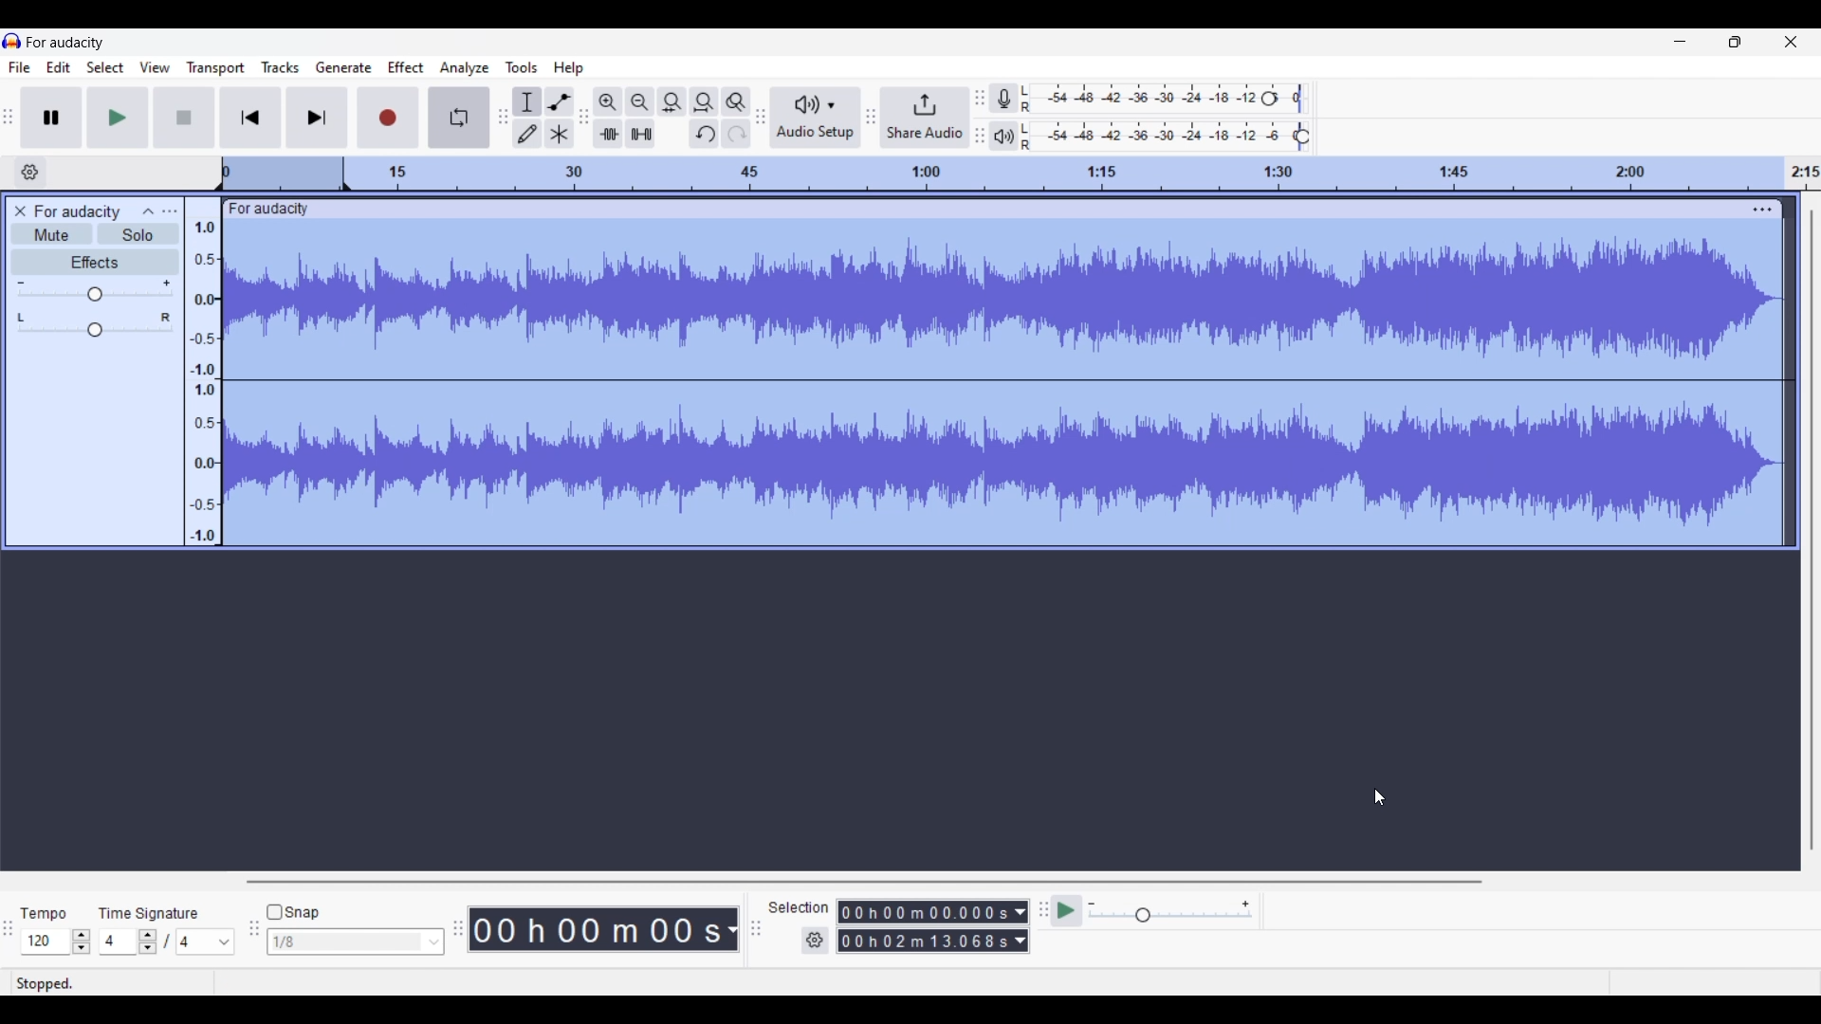 This screenshot has height=1024, width=1821. Describe the element at coordinates (459, 118) in the screenshot. I see `Enable looping` at that location.